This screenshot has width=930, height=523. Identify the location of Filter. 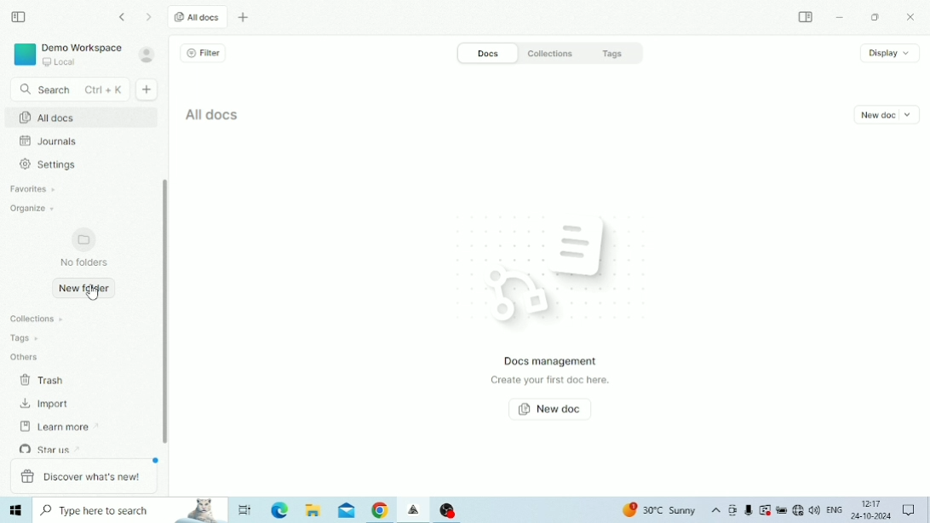
(207, 53).